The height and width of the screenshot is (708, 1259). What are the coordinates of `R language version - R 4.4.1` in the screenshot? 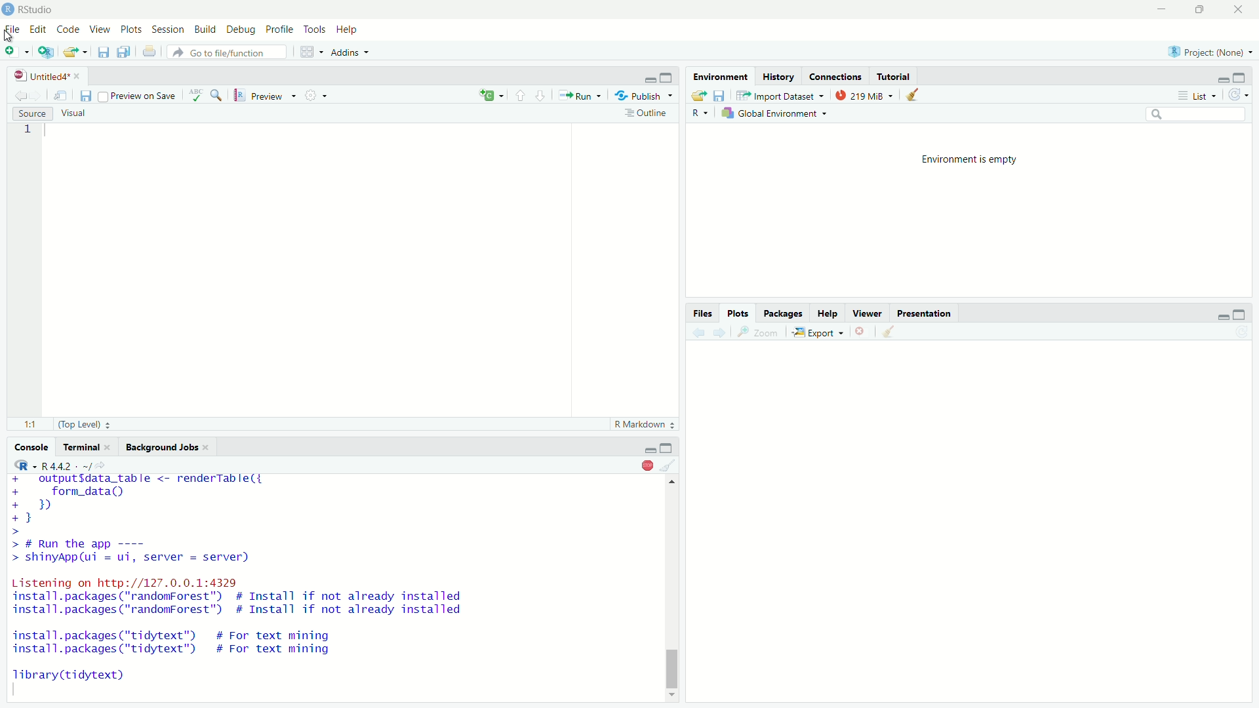 It's located at (60, 465).